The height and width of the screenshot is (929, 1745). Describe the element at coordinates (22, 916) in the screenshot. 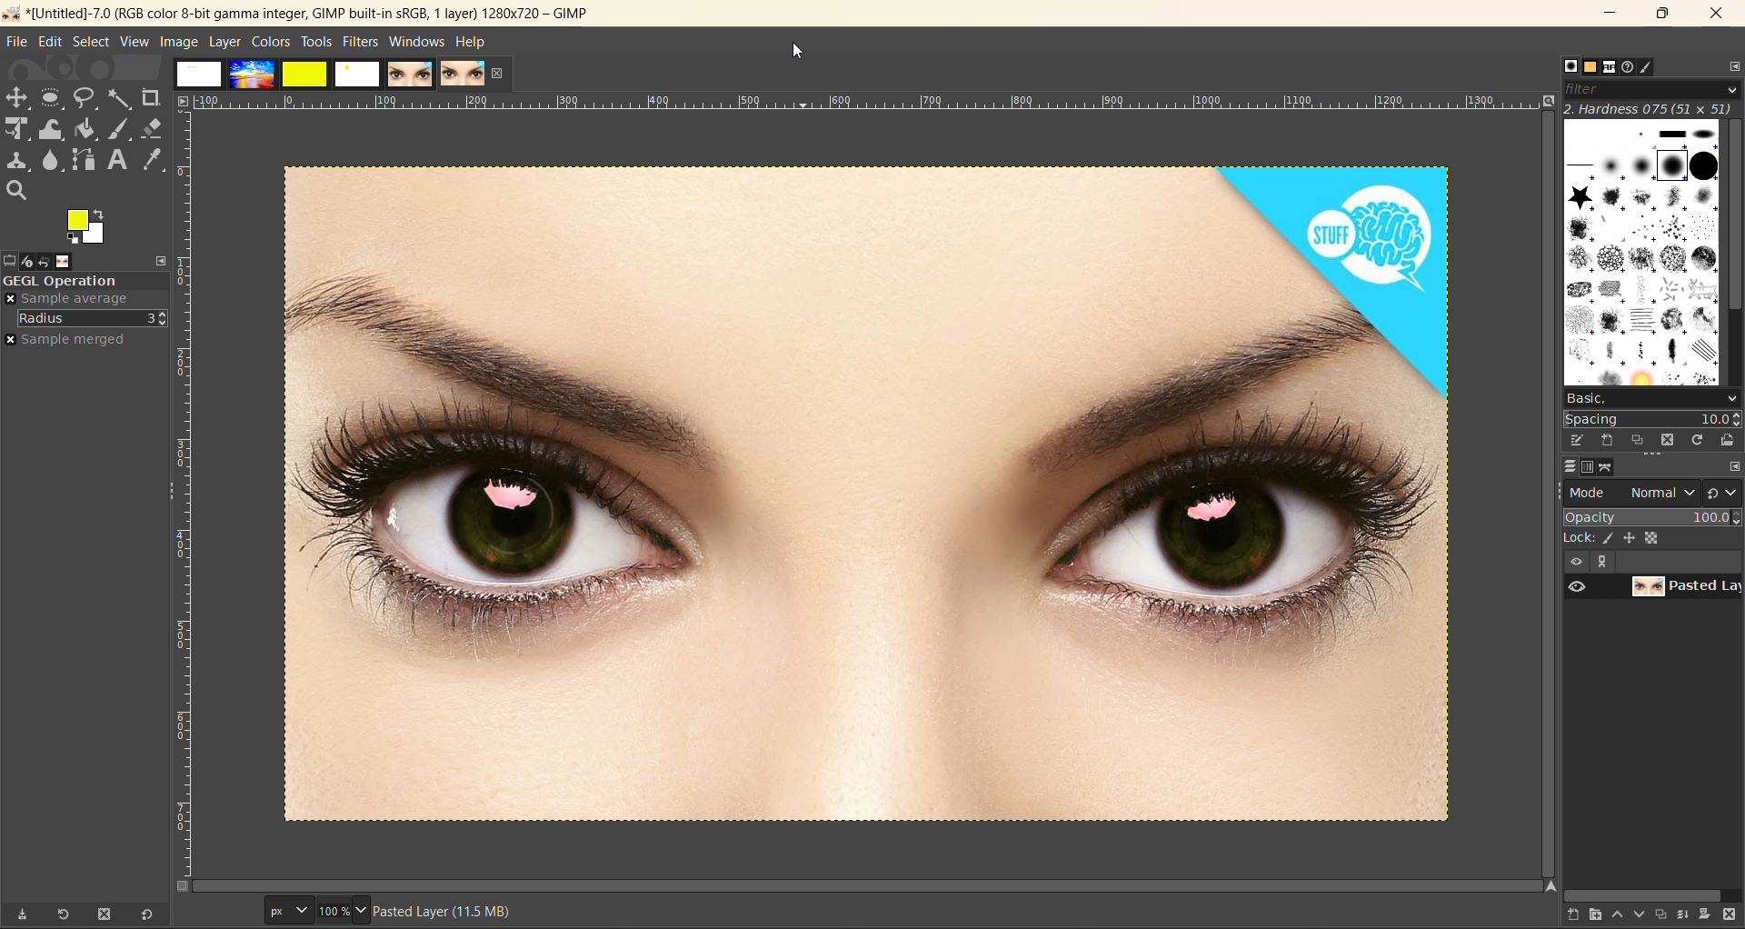

I see `save tool preset` at that location.